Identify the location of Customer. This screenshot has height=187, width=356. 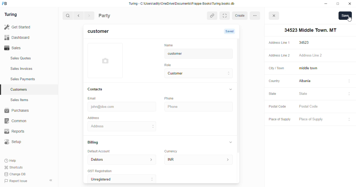
(194, 73).